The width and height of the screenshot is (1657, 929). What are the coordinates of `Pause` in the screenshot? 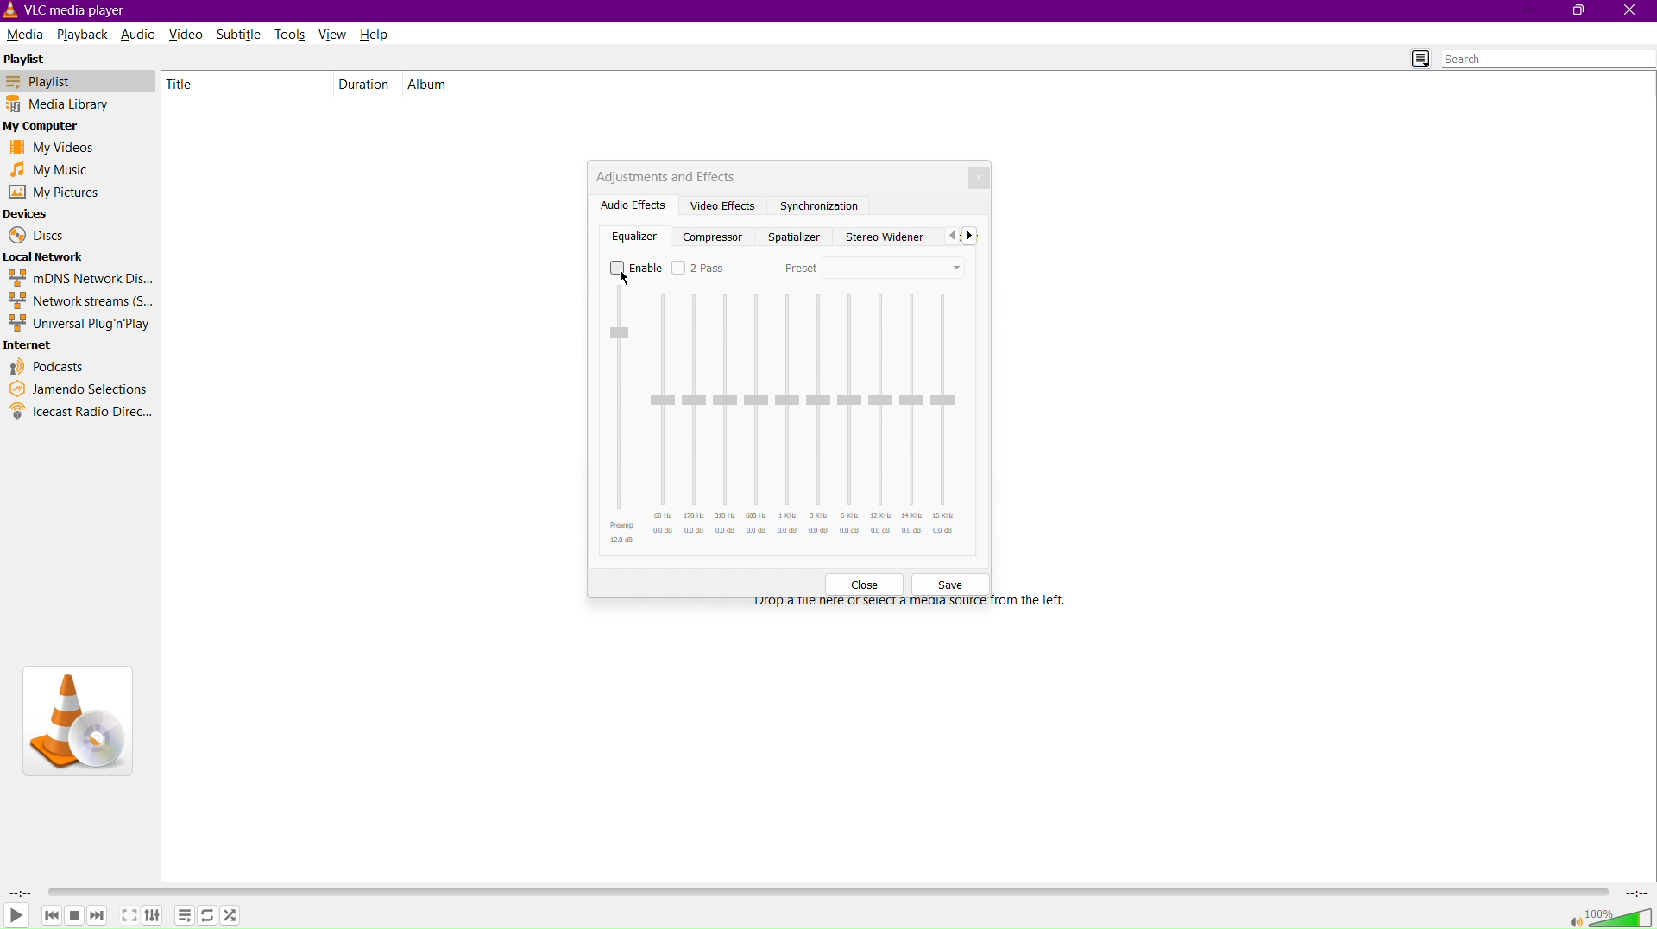 It's located at (74, 913).